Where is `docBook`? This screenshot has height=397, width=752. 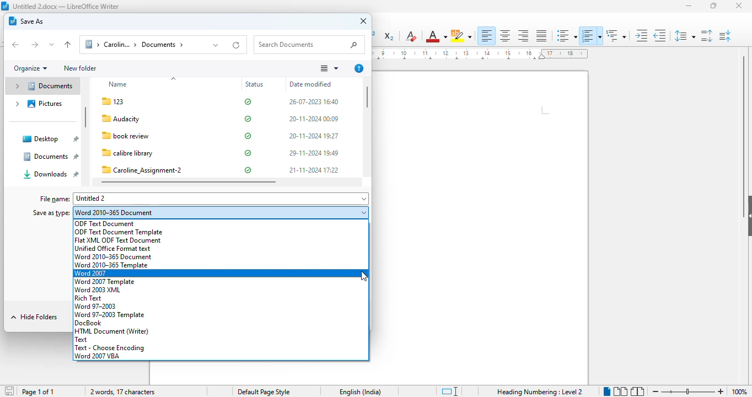
docBook is located at coordinates (90, 324).